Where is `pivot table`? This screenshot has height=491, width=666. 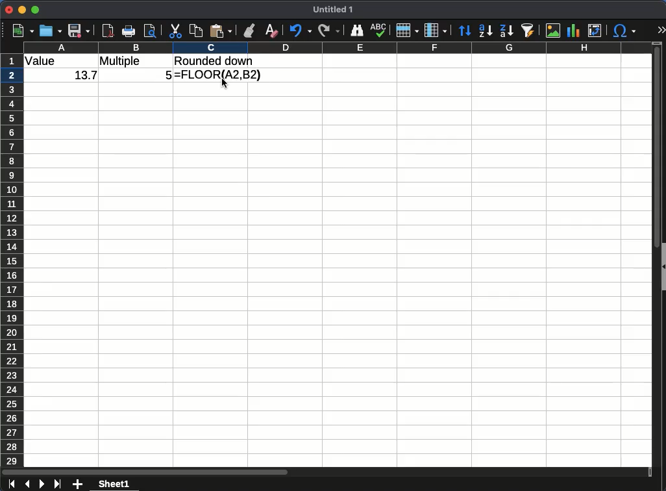 pivot table is located at coordinates (597, 31).